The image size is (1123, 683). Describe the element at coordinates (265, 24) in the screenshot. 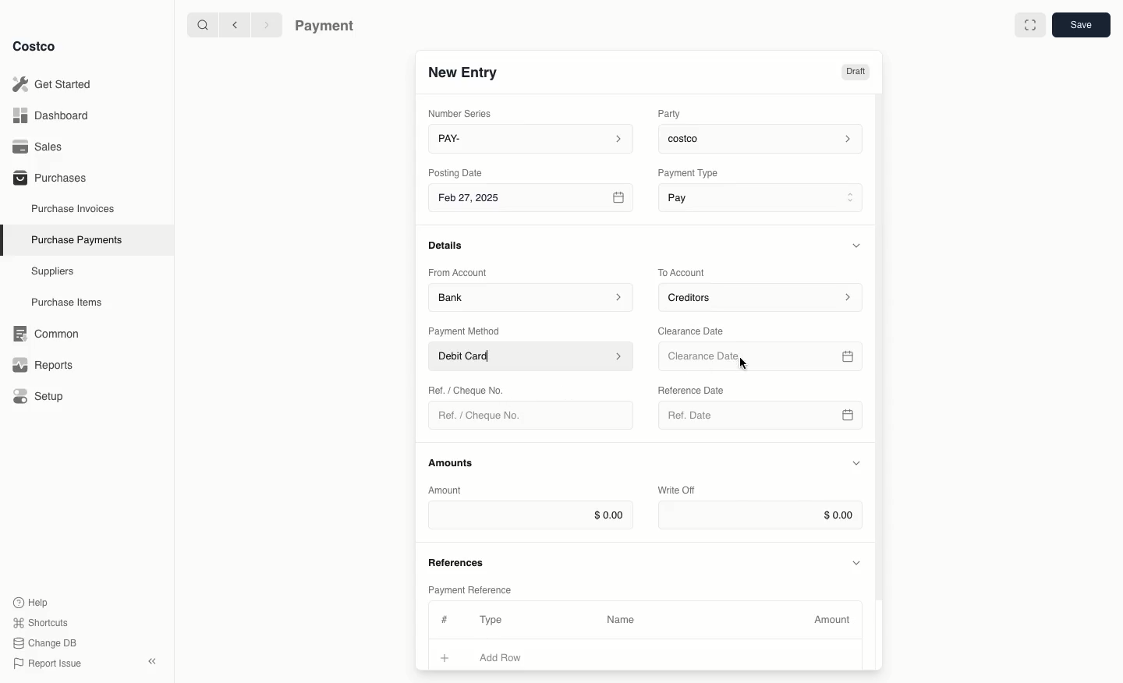

I see `Forward` at that location.